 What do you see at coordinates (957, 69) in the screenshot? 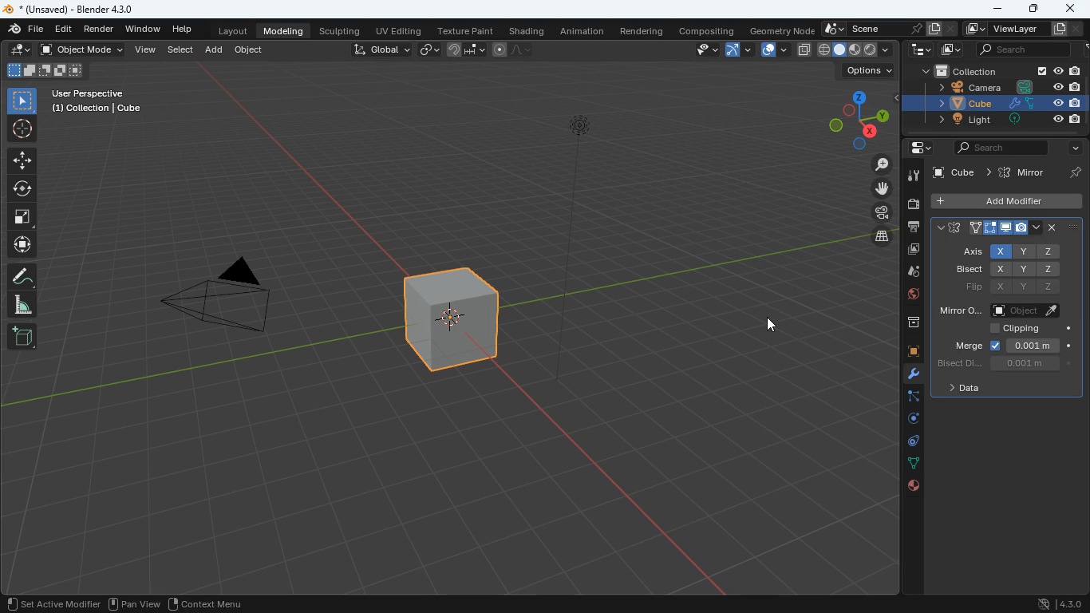
I see `collection` at bounding box center [957, 69].